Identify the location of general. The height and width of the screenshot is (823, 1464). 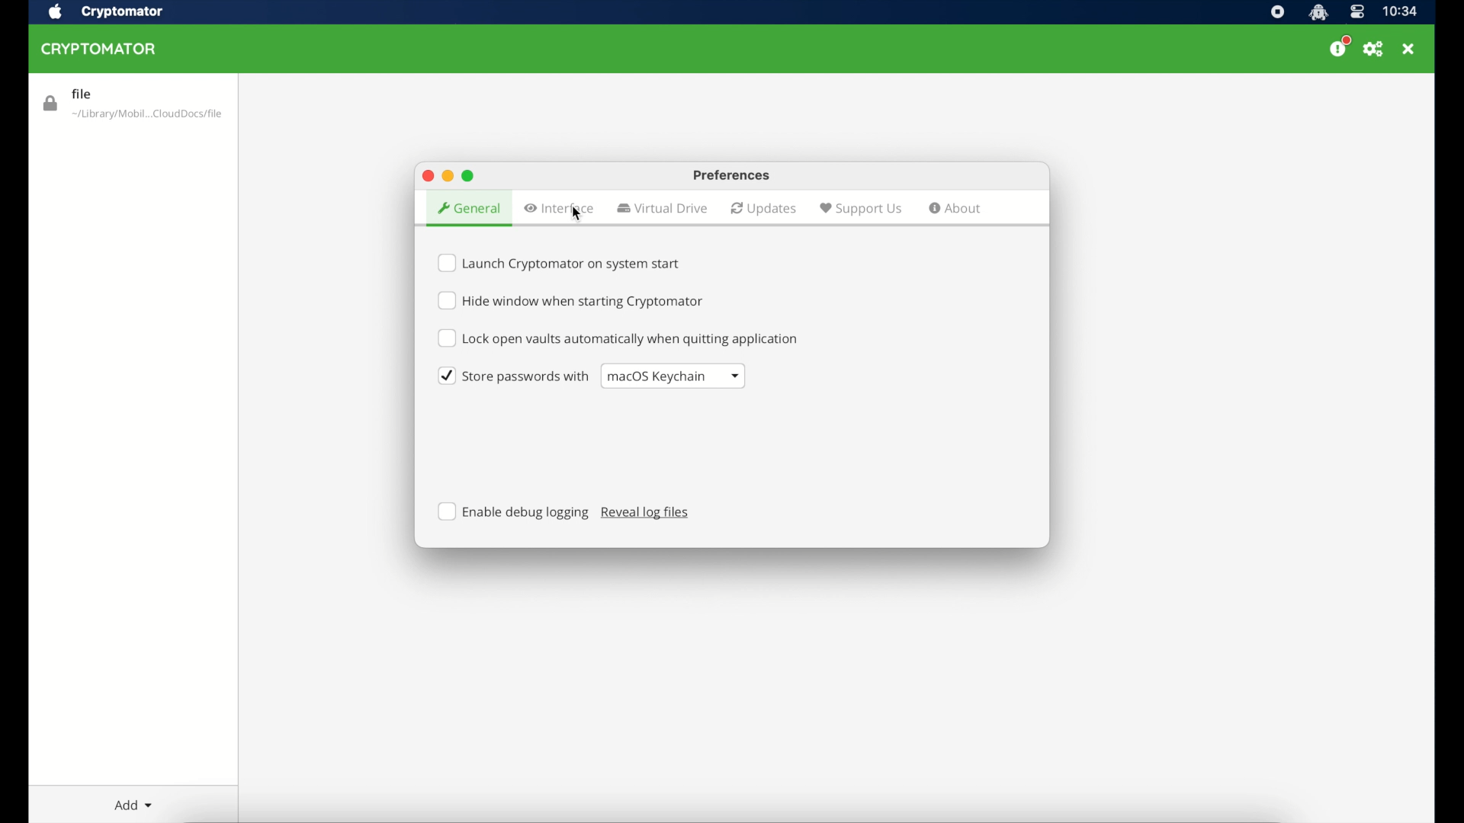
(468, 210).